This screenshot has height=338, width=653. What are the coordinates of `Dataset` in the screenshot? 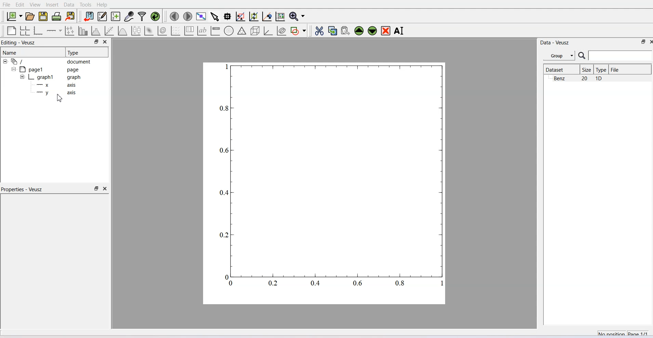 It's located at (561, 69).